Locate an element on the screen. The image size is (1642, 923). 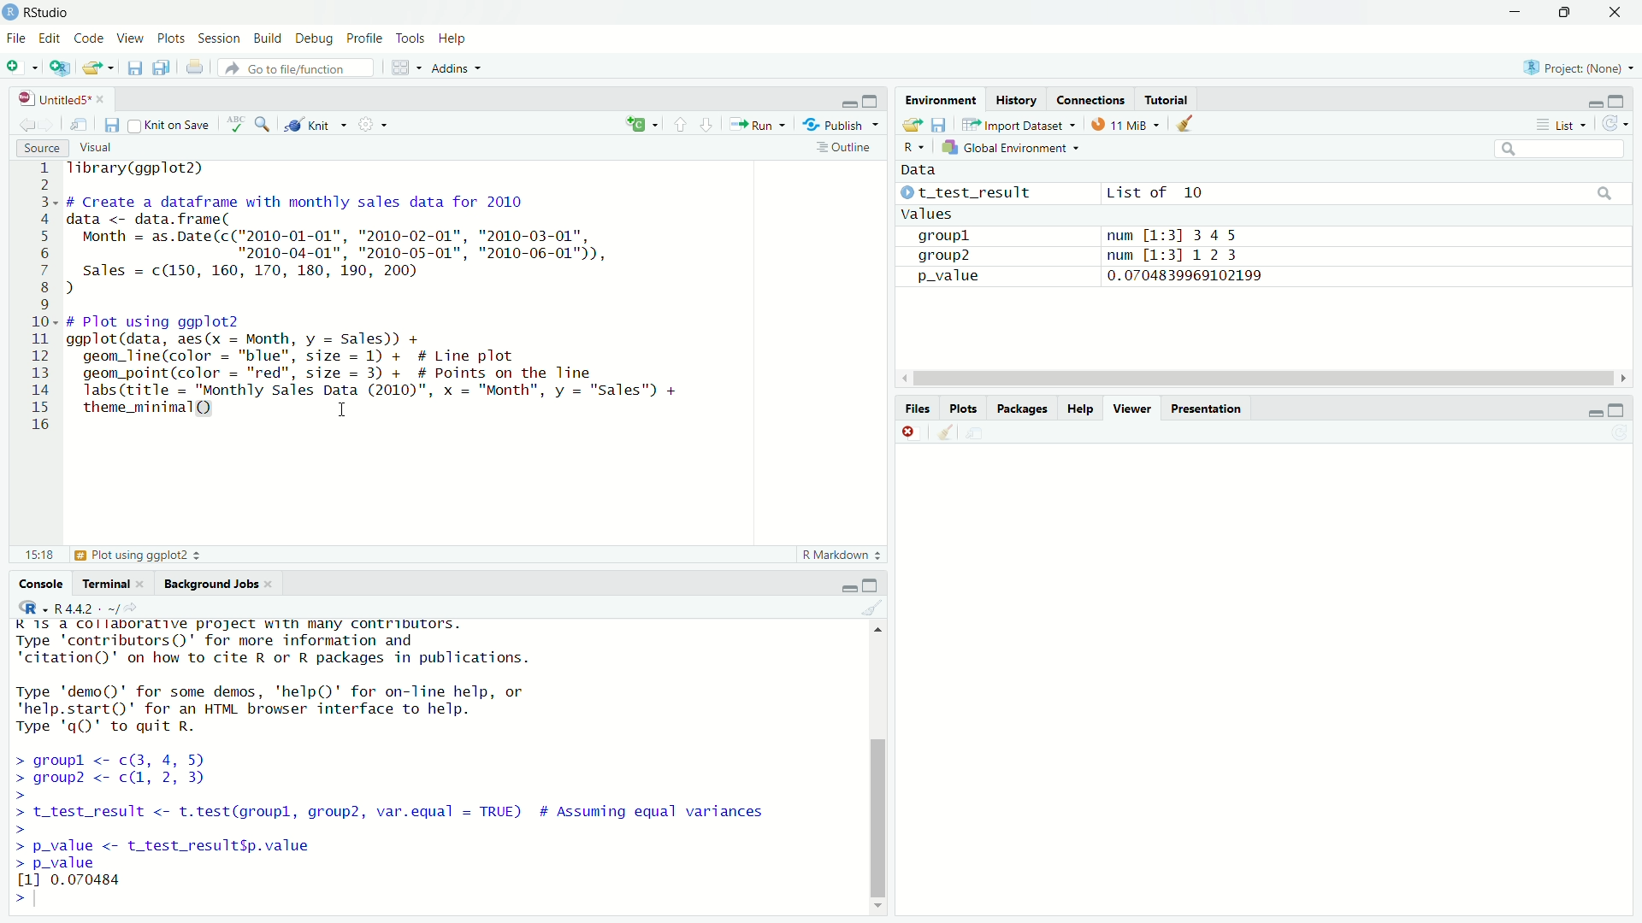
R Markdown is located at coordinates (842, 553).